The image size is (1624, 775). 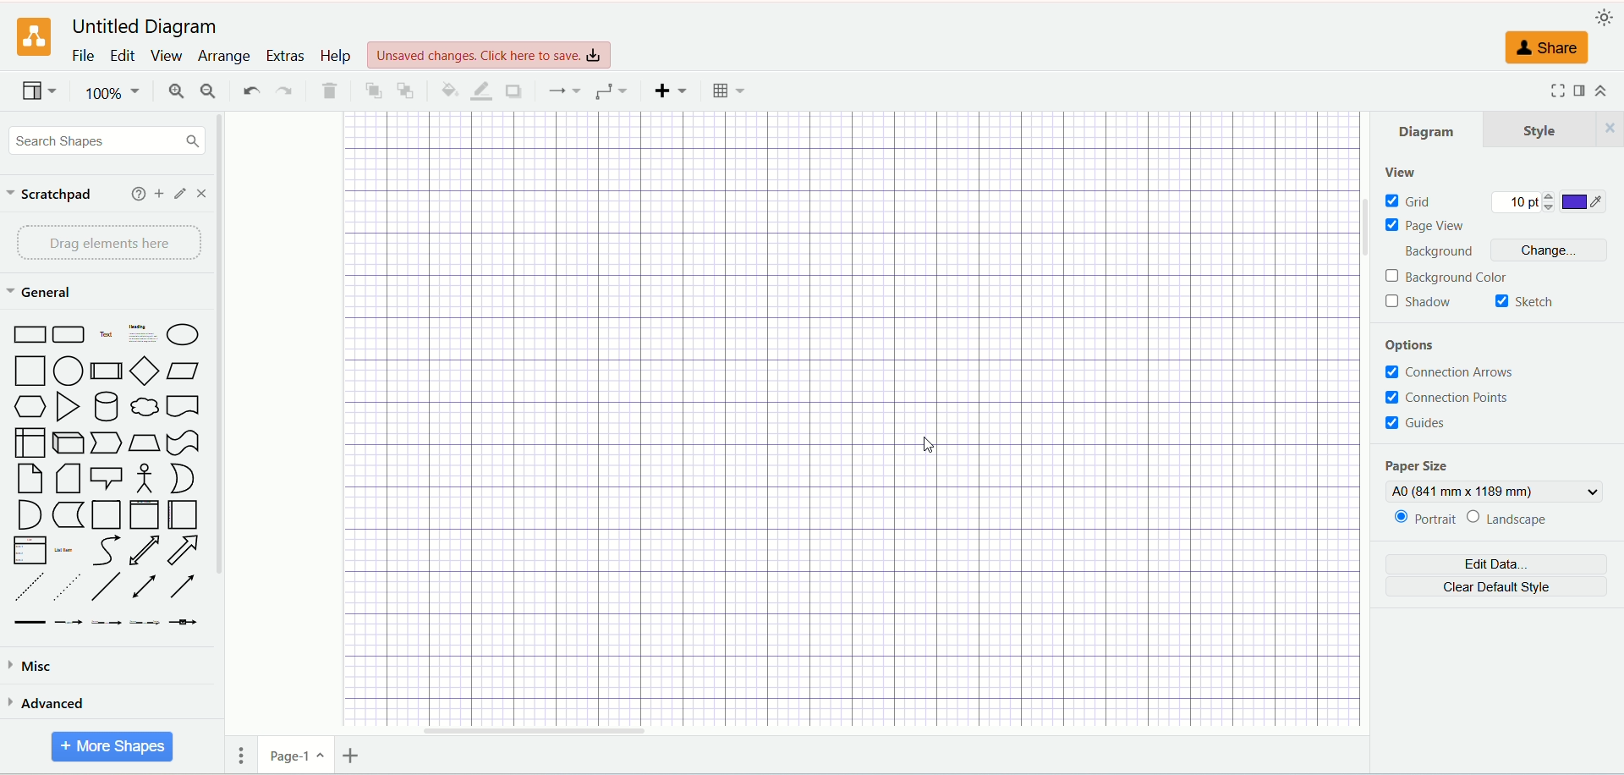 What do you see at coordinates (1420, 347) in the screenshot?
I see `options` at bounding box center [1420, 347].